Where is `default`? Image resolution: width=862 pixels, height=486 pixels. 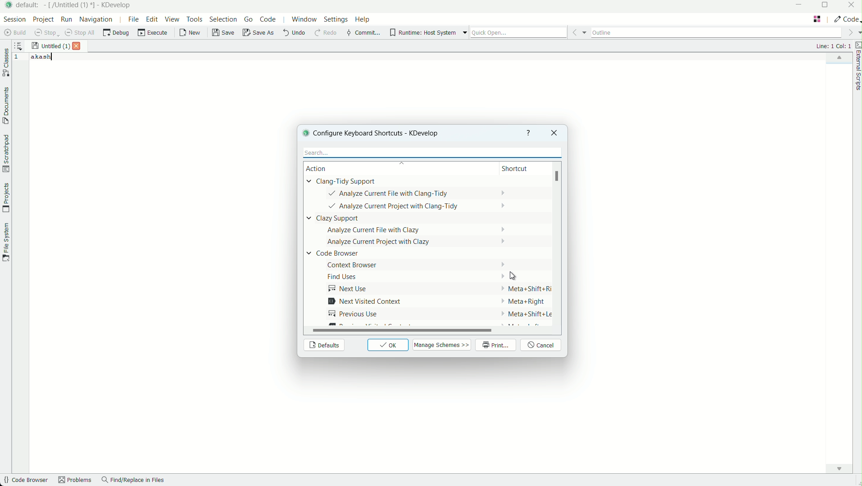 default is located at coordinates (29, 4).